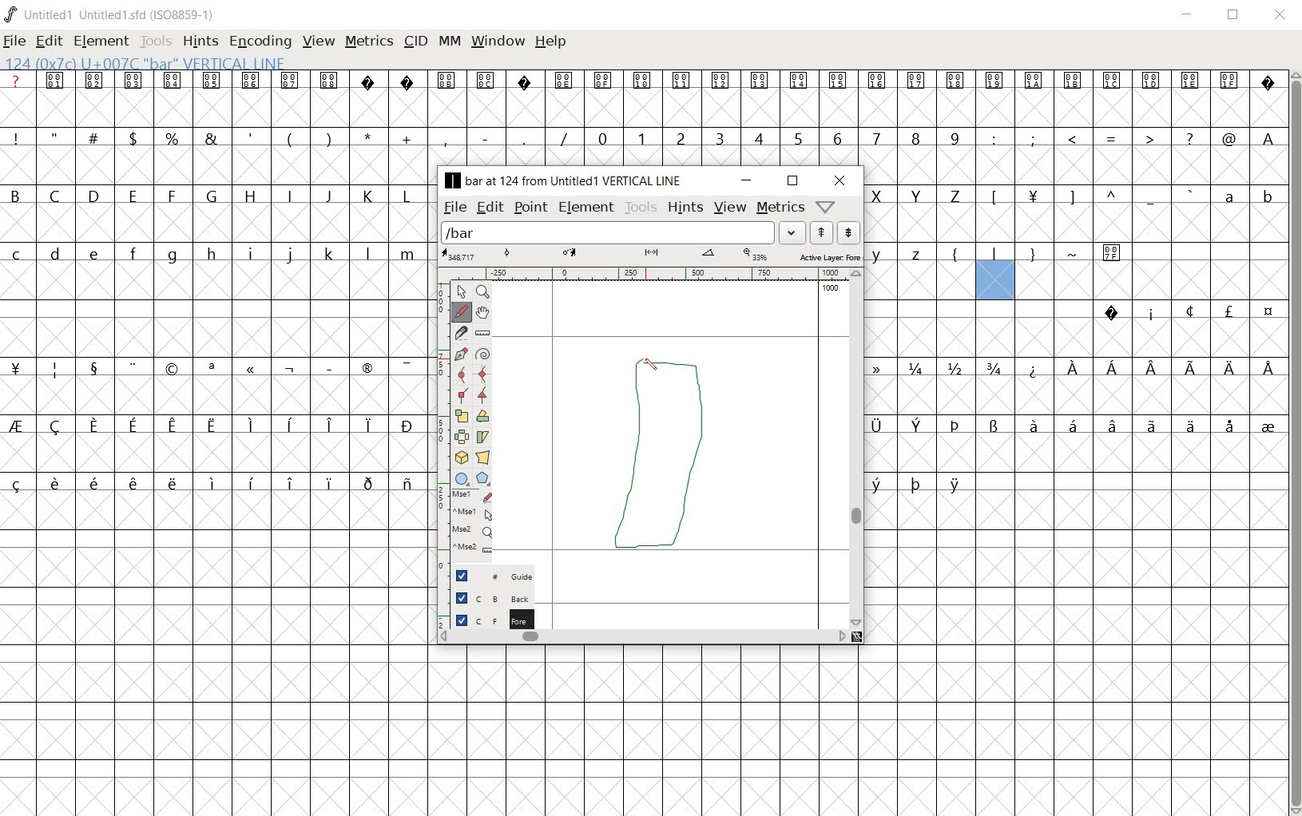  I want to click on letters and symbols, so click(1004, 254).